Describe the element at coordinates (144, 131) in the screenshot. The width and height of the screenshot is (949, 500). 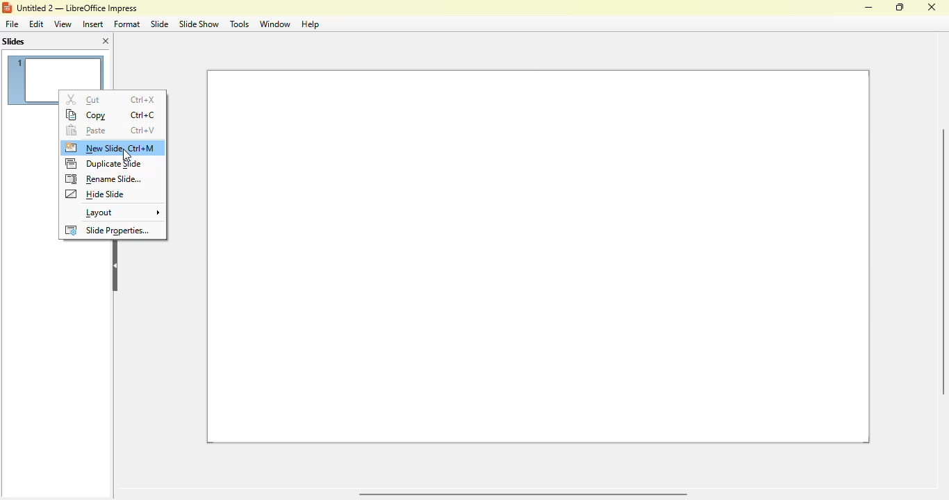
I see `shortcut for paste` at that location.